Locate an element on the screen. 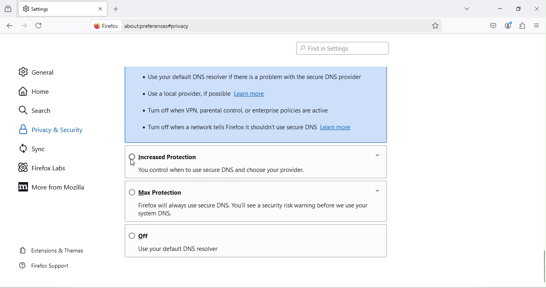 Image resolution: width=546 pixels, height=288 pixels. * Use your default DNS resolver if there is a problem with the secure DNS provider is located at coordinates (253, 76).